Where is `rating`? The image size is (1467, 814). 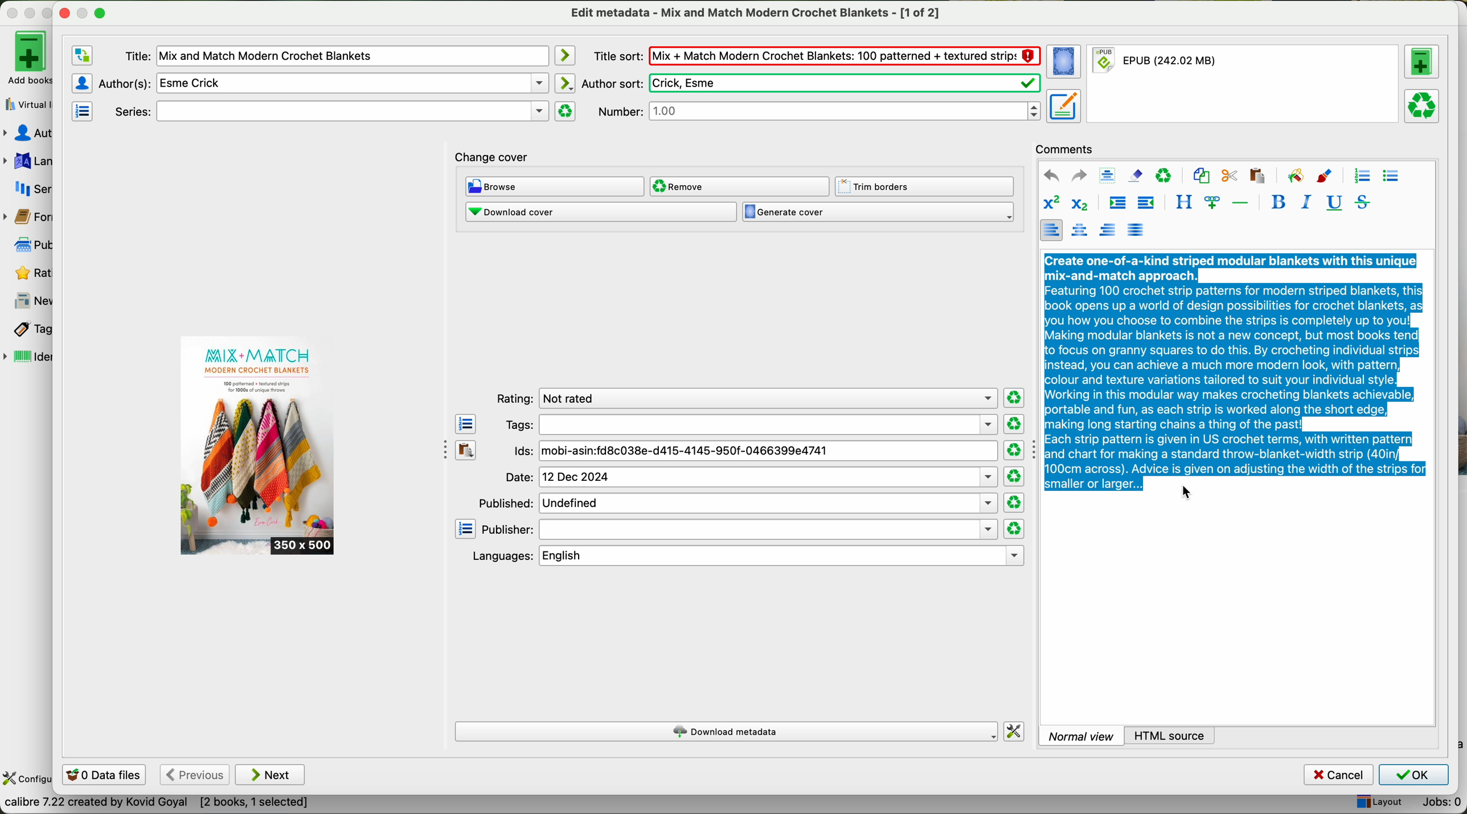
rating is located at coordinates (744, 399).